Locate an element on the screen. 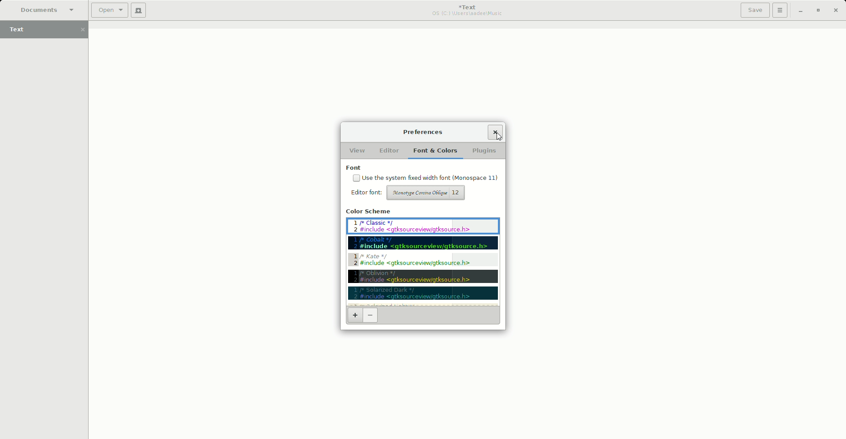 The image size is (846, 439). View is located at coordinates (357, 150).